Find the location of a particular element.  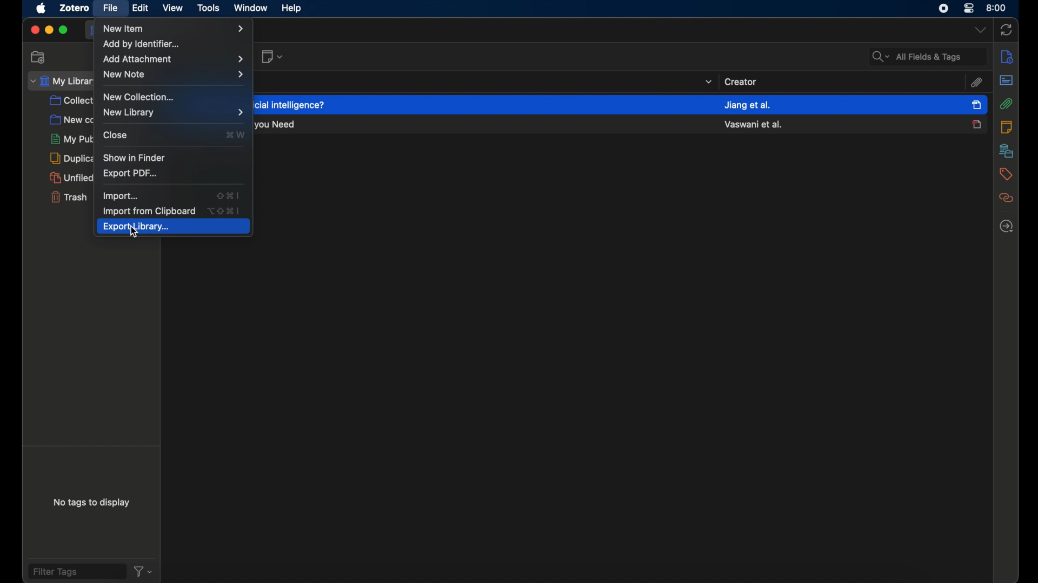

close is located at coordinates (34, 30).